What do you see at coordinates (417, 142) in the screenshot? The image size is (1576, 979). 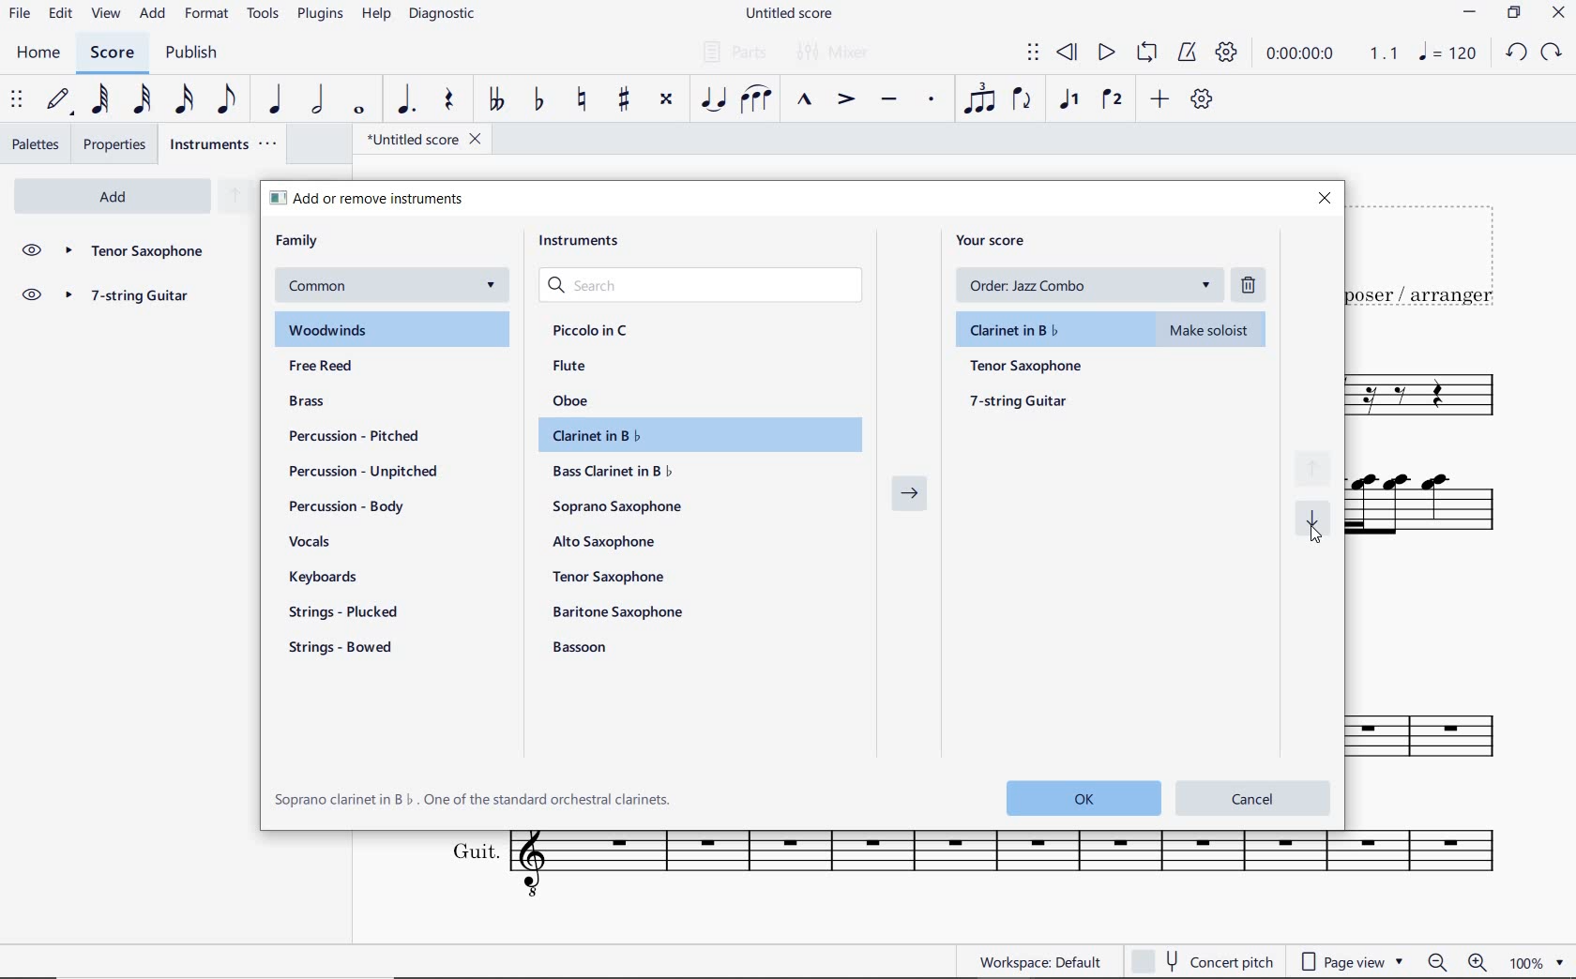 I see `FILE NAME` at bounding box center [417, 142].